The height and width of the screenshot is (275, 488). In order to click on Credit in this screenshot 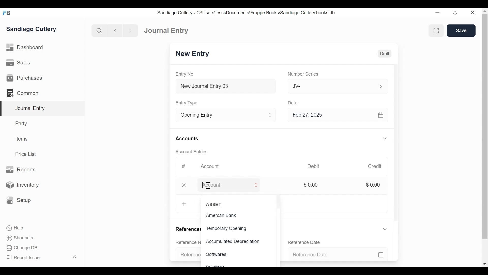, I will do `click(376, 166)`.